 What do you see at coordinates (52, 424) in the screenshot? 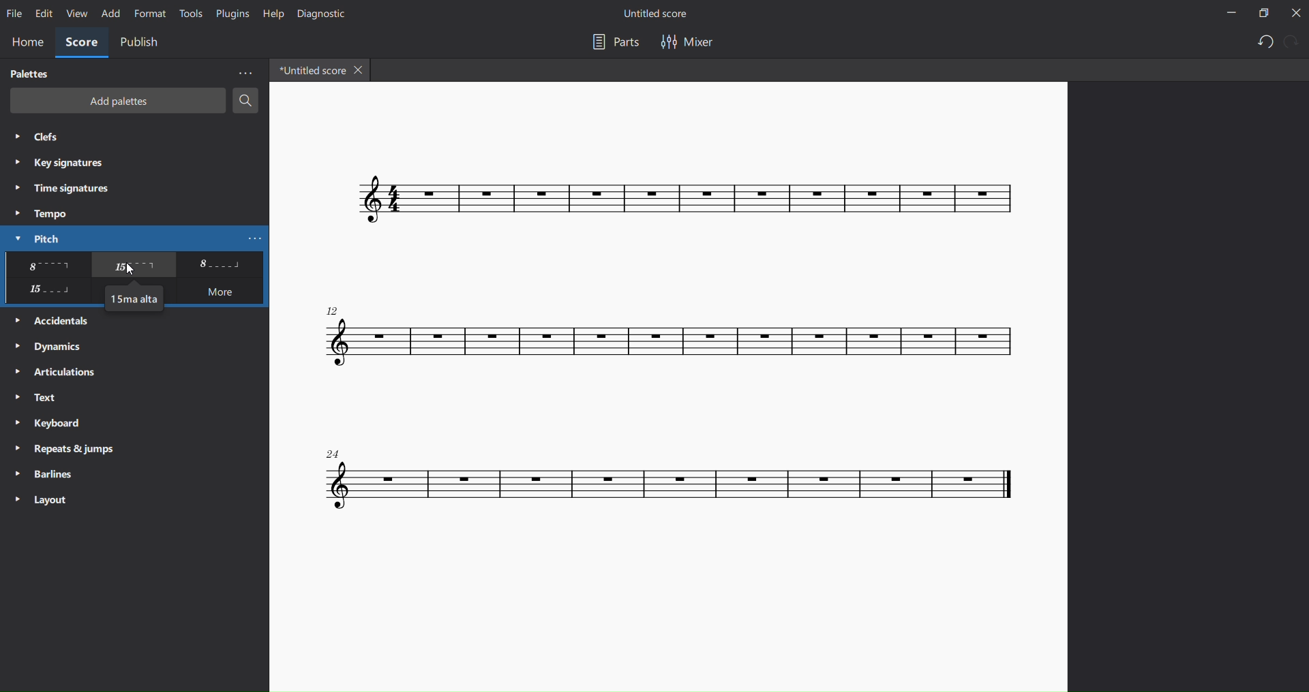
I see `keyboard` at bounding box center [52, 424].